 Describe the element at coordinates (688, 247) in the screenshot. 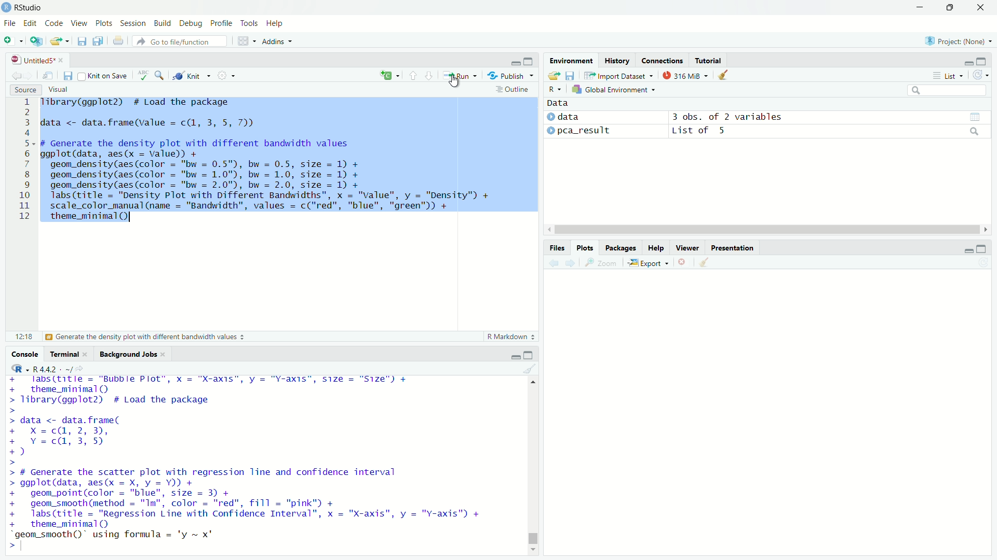

I see `Viewer` at that location.